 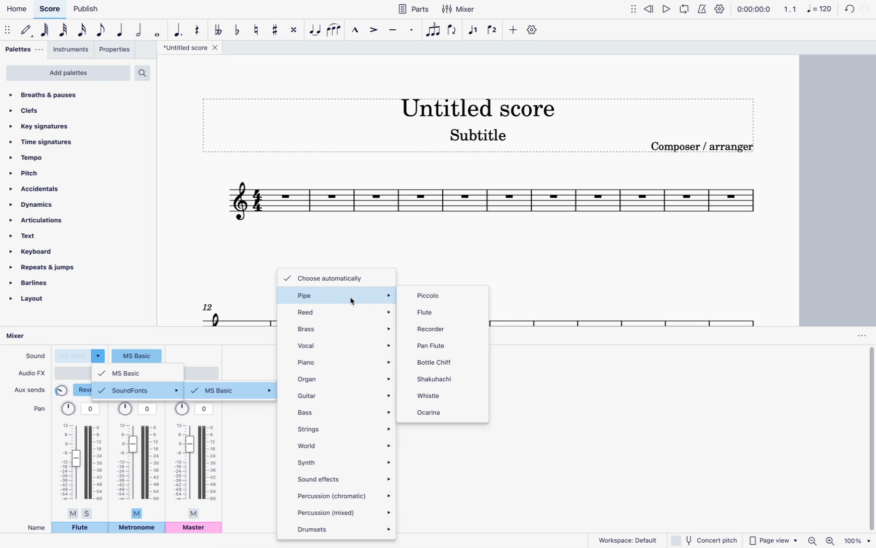 What do you see at coordinates (83, 32) in the screenshot?
I see `16th note` at bounding box center [83, 32].